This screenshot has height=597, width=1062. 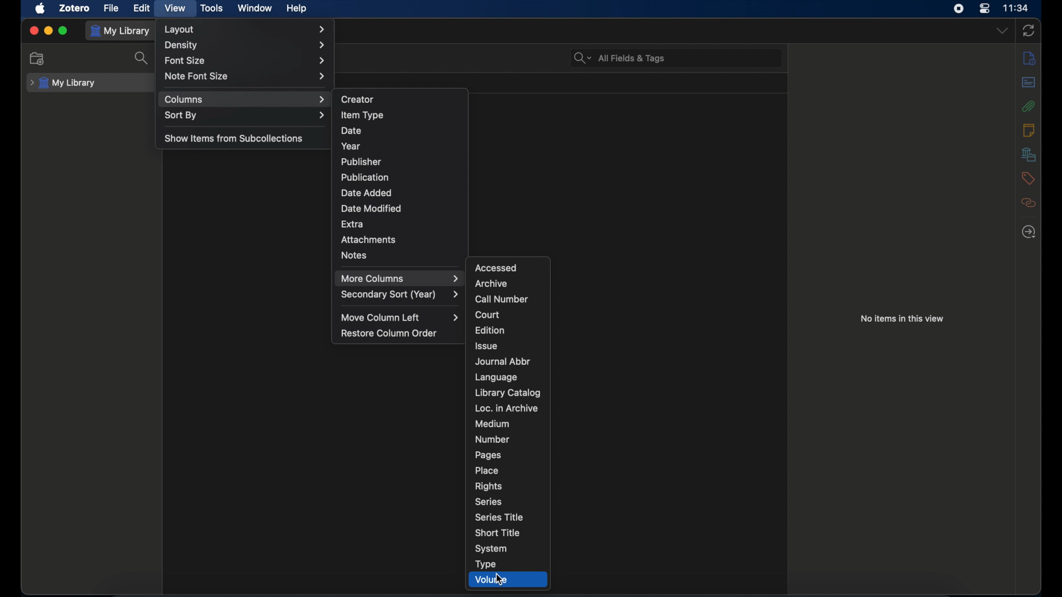 What do you see at coordinates (1028, 154) in the screenshot?
I see `libraries` at bounding box center [1028, 154].